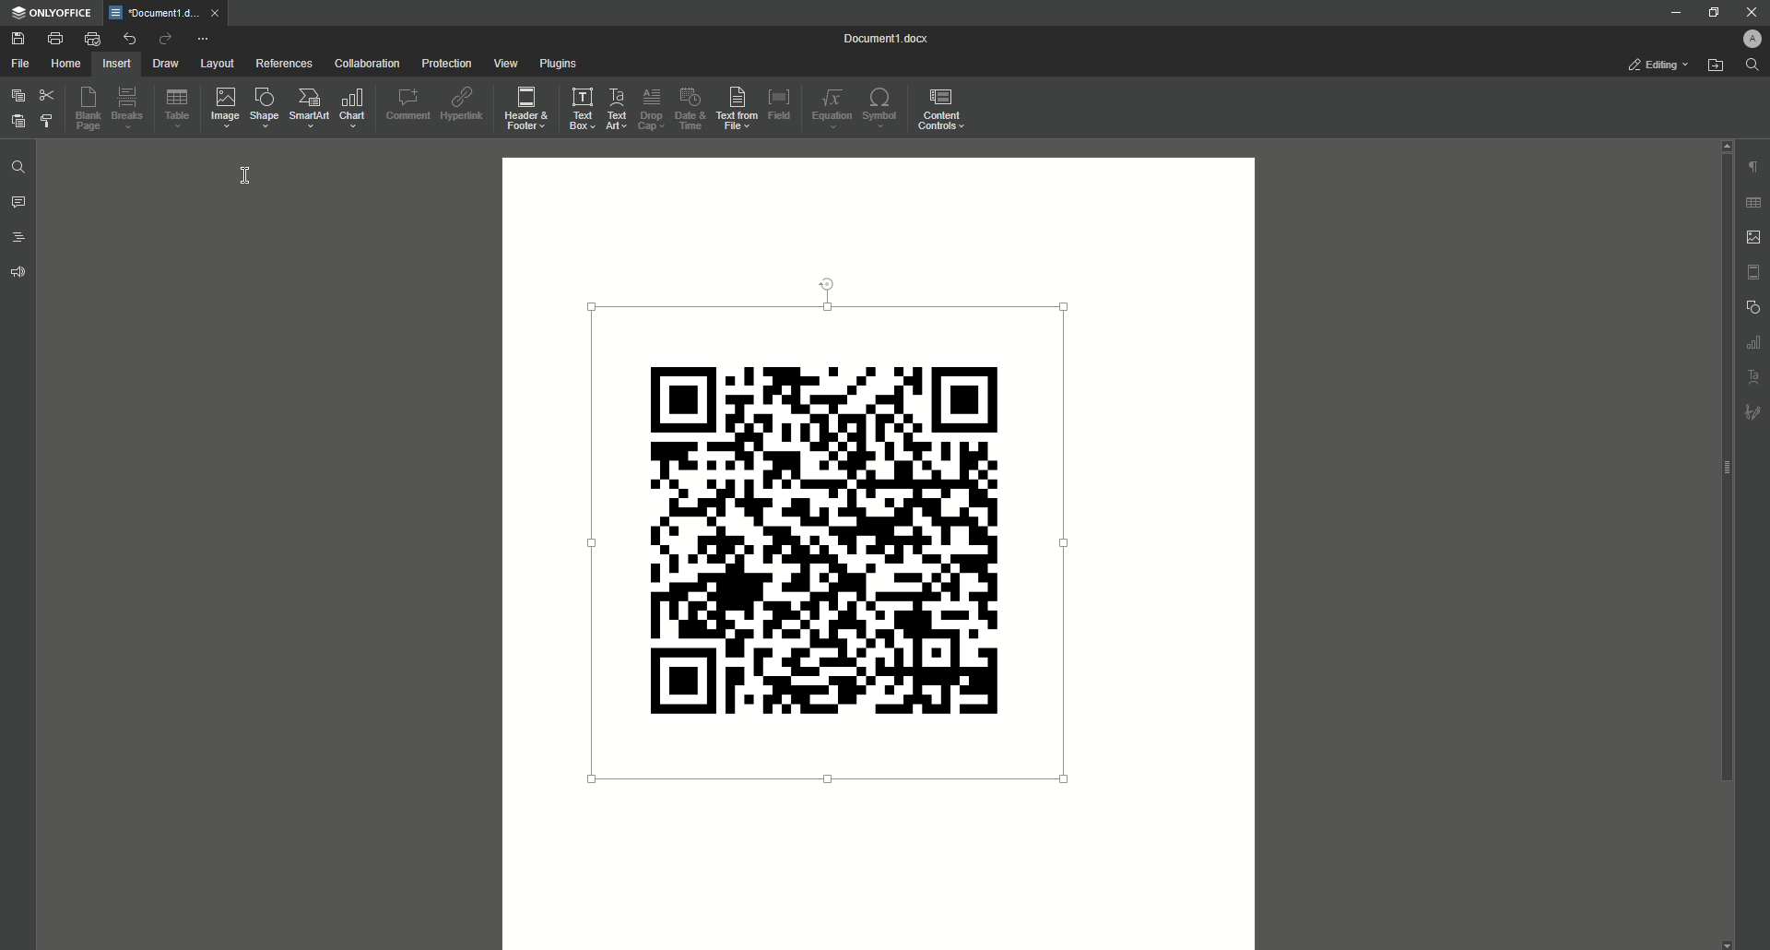  Describe the element at coordinates (47, 95) in the screenshot. I see `Cut` at that location.